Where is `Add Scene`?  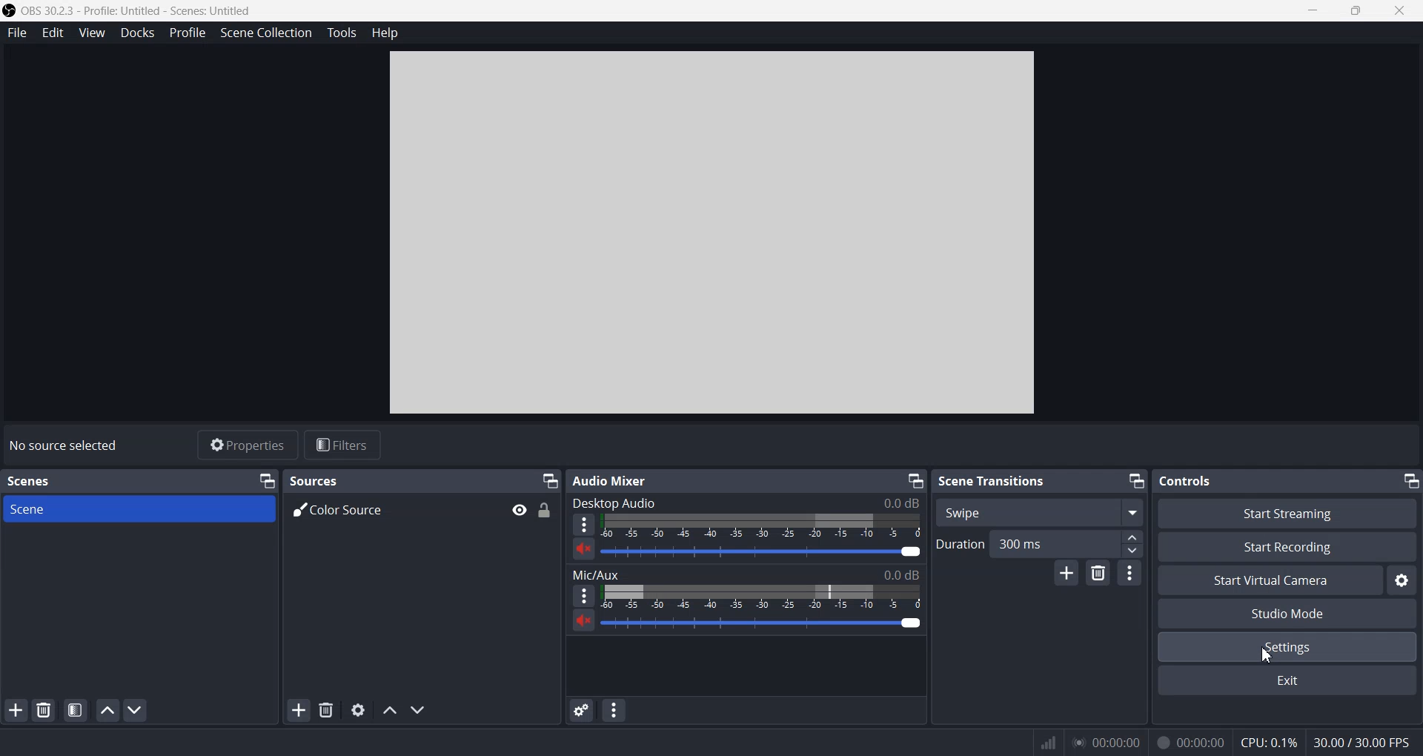
Add Scene is located at coordinates (15, 710).